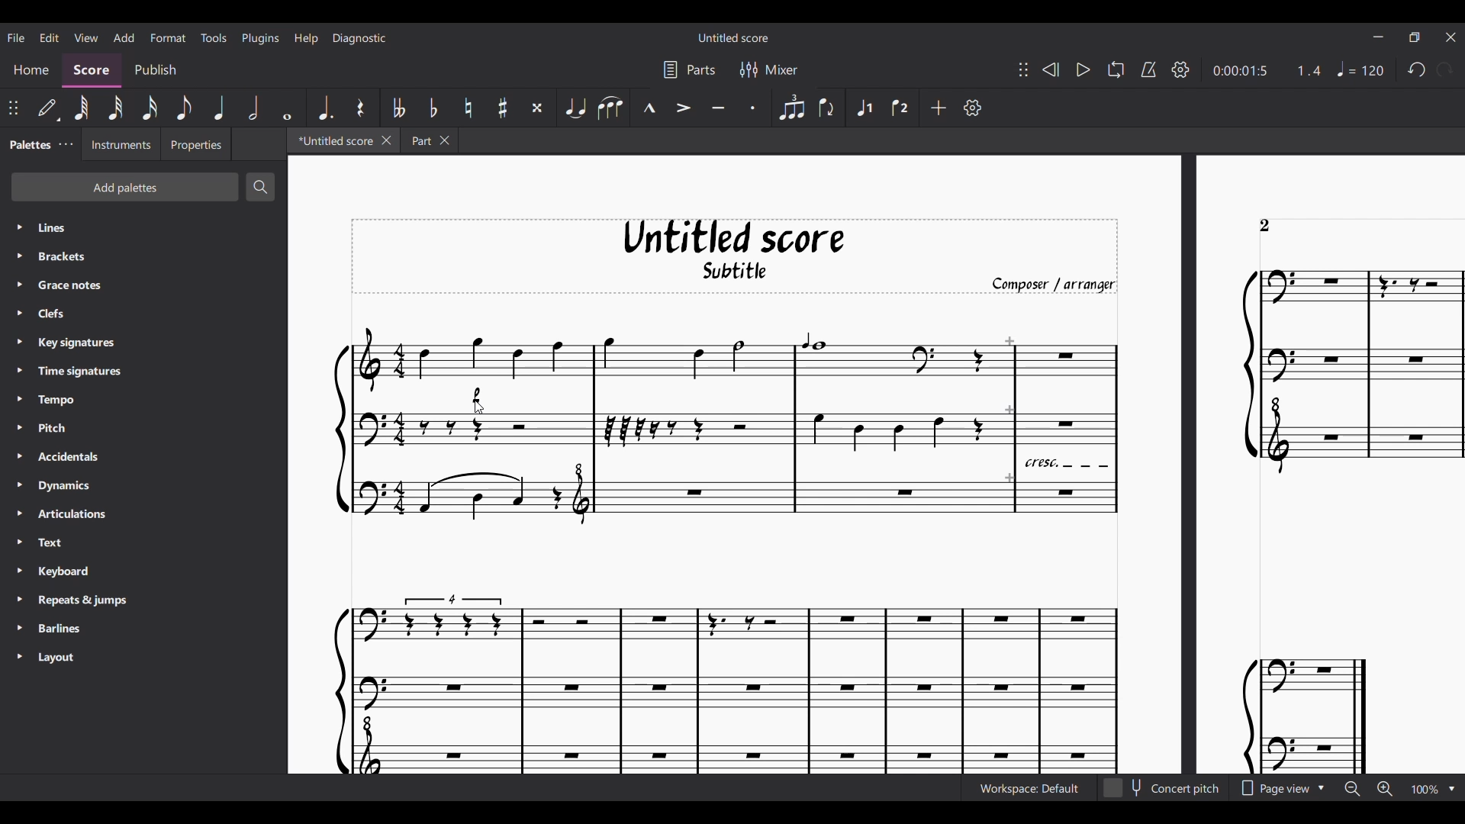 This screenshot has height=824, width=1465. Describe the element at coordinates (1416, 69) in the screenshot. I see `Undo` at that location.